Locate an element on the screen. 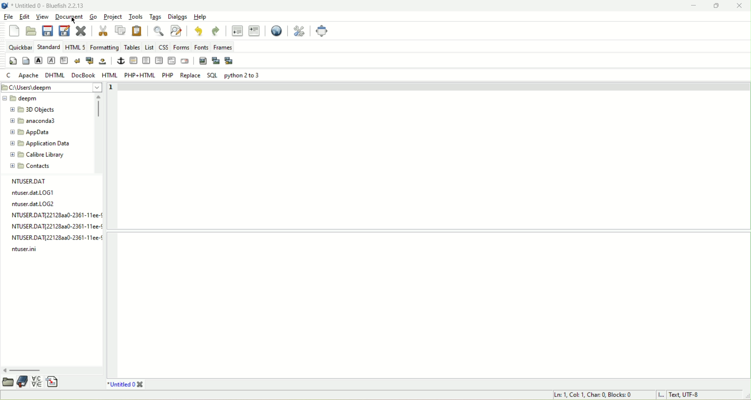 Image resolution: width=751 pixels, height=400 pixels. document name is located at coordinates (49, 5).